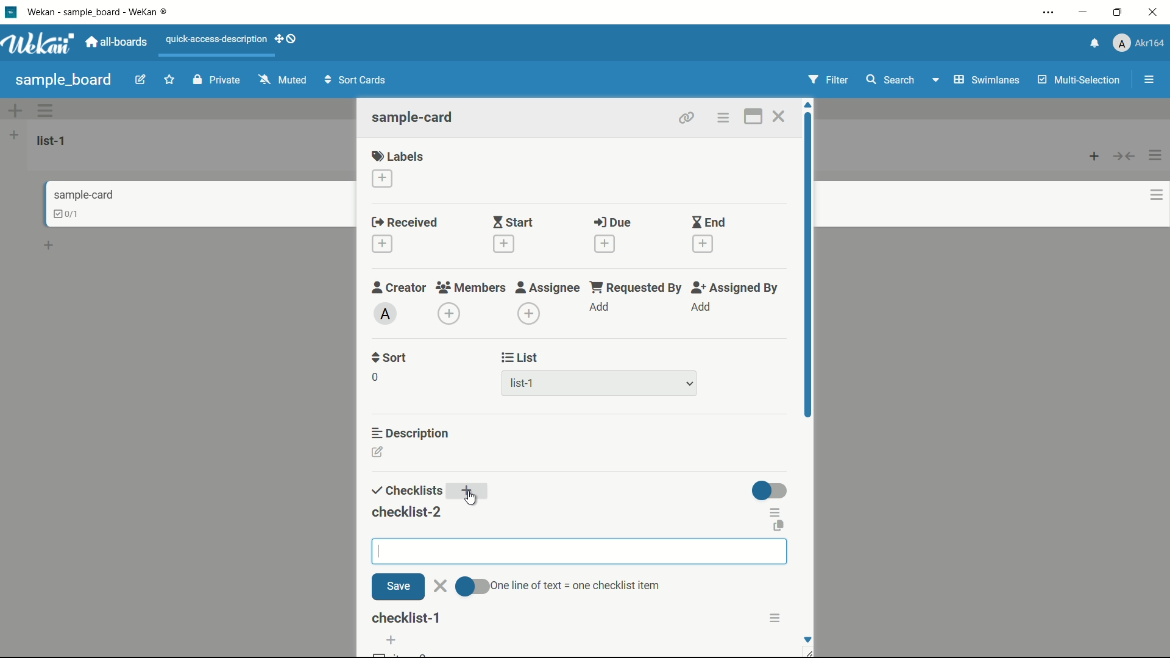 Image resolution: width=1170 pixels, height=658 pixels. I want to click on add date, so click(381, 244).